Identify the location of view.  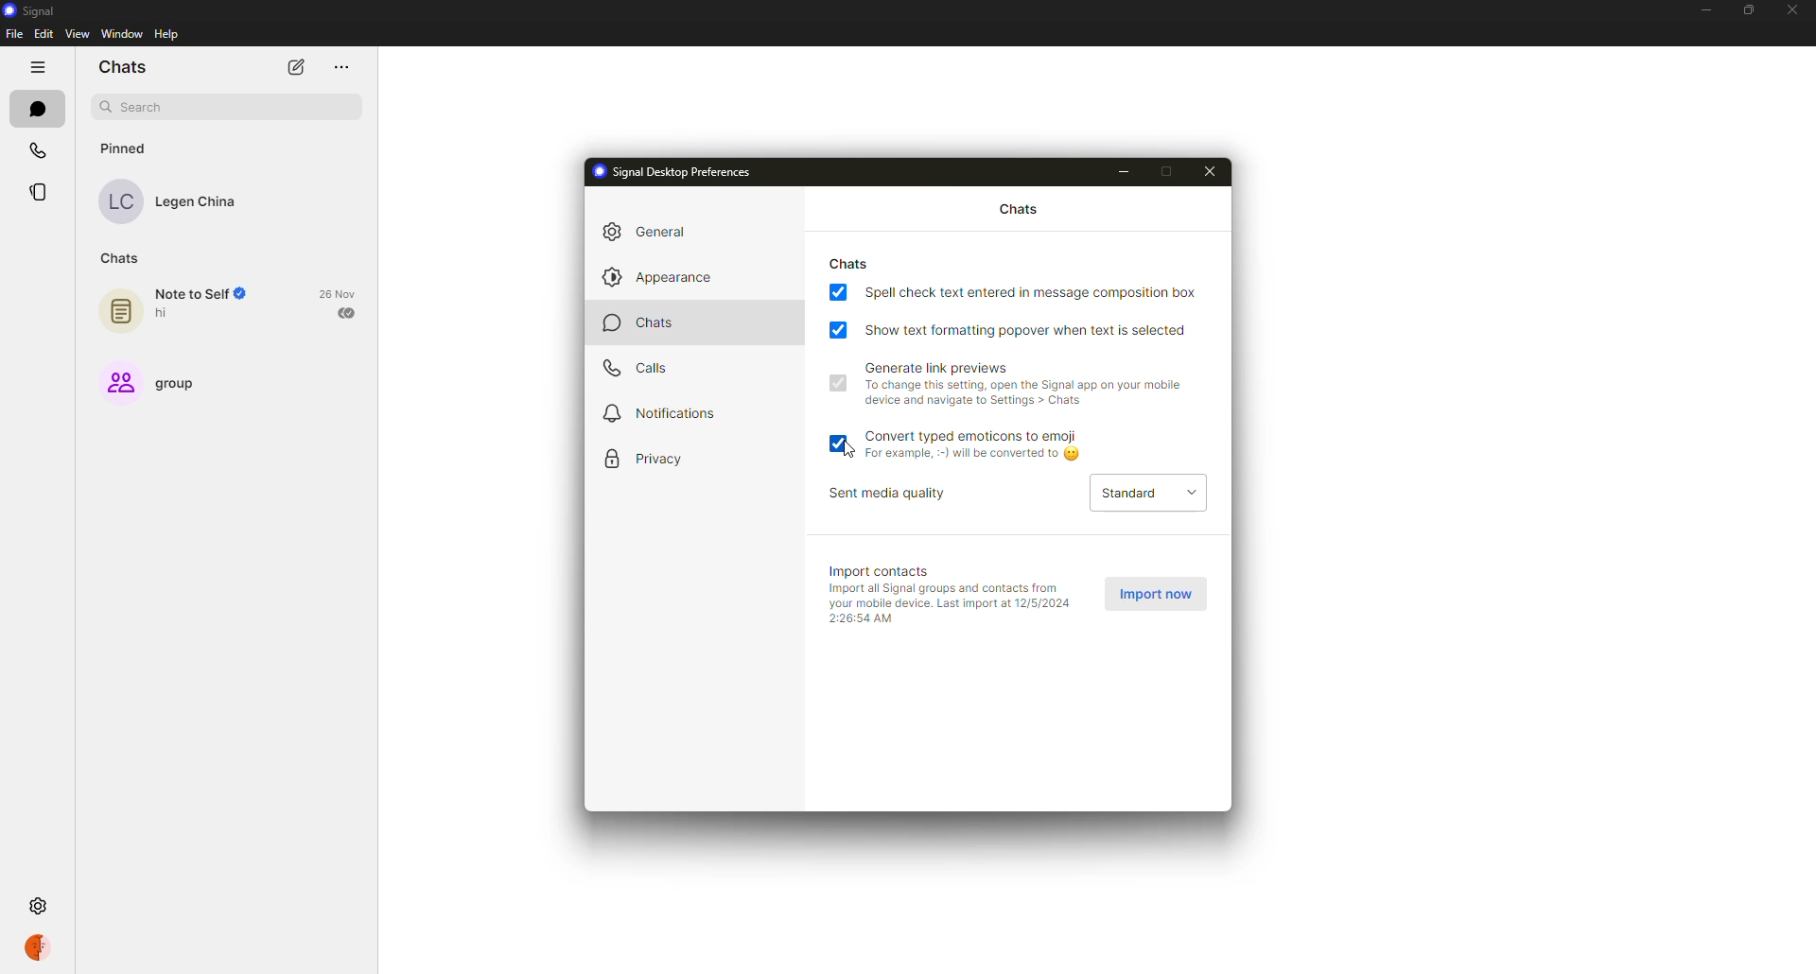
(76, 34).